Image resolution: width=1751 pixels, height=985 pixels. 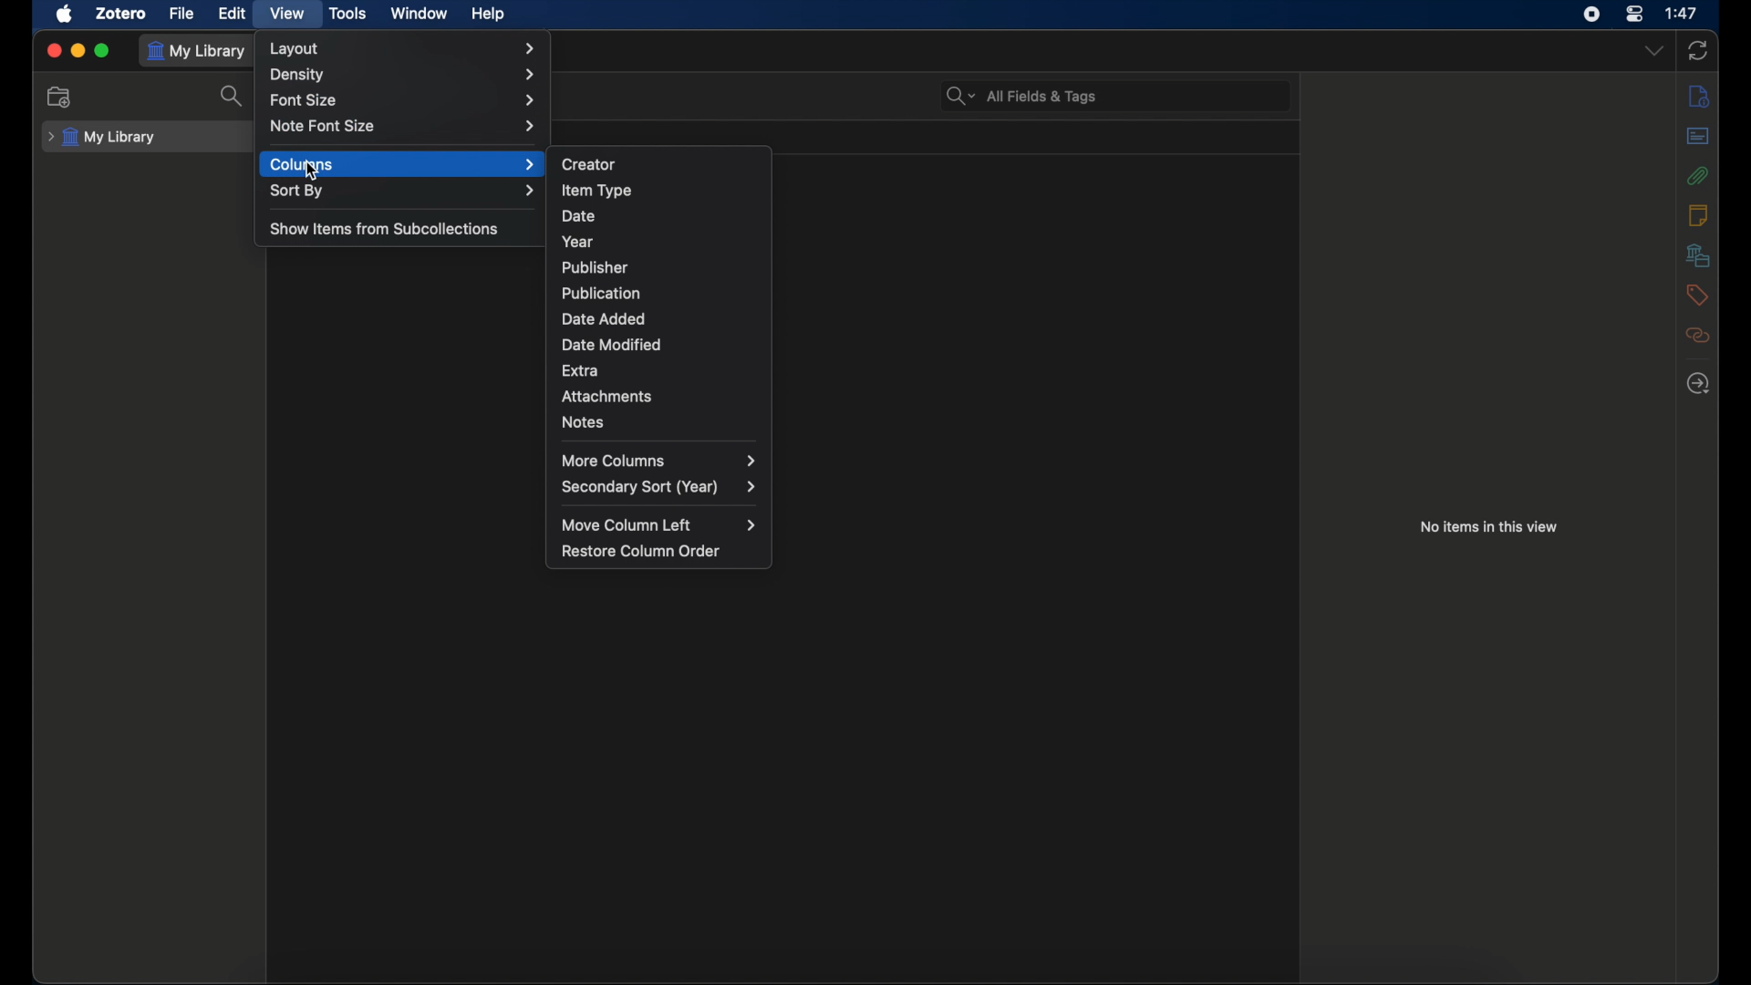 What do you see at coordinates (581, 369) in the screenshot?
I see `extra` at bounding box center [581, 369].